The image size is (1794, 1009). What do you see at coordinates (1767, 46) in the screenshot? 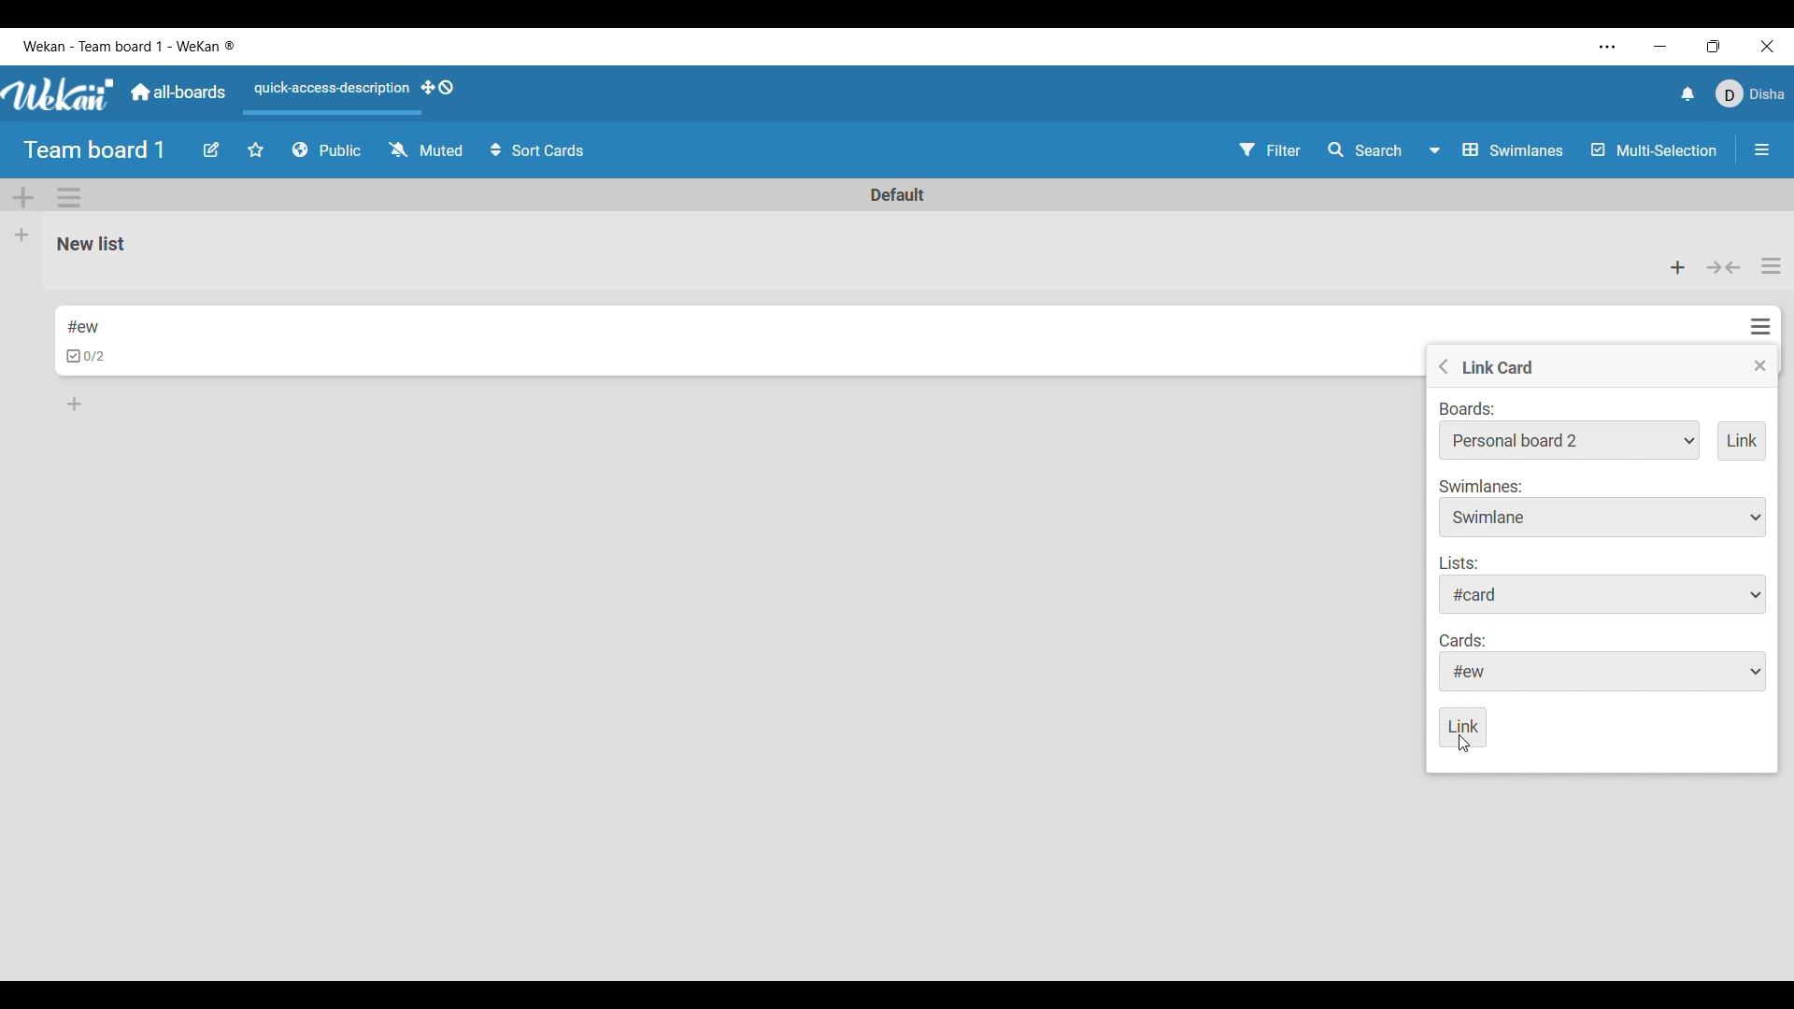
I see `Close interface` at bounding box center [1767, 46].